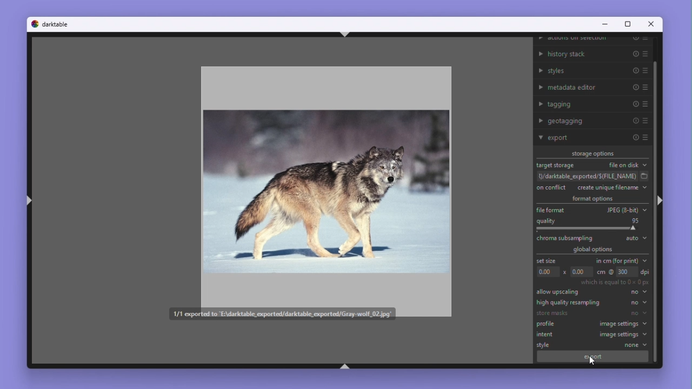 This screenshot has height=389, width=692. I want to click on image settings, so click(623, 323).